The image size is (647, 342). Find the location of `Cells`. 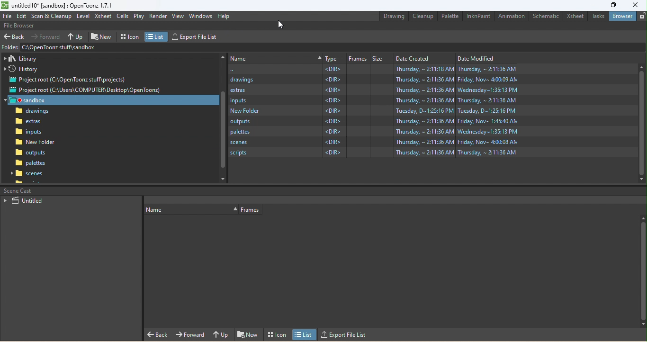

Cells is located at coordinates (123, 16).